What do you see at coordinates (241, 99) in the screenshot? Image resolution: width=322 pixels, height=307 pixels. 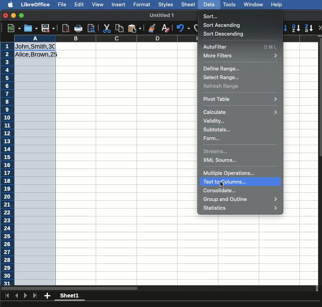 I see `Pivot table` at bounding box center [241, 99].